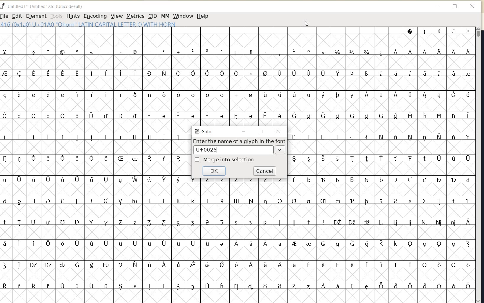 Image resolution: width=484 pixels, height=303 pixels. I want to click on GLYPHY INFO, so click(89, 25).